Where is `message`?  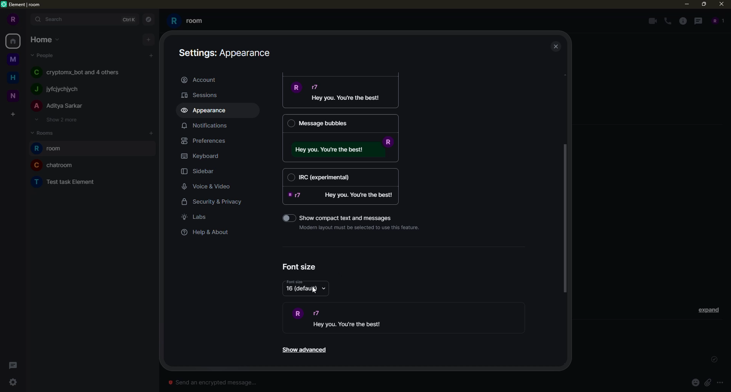 message is located at coordinates (343, 195).